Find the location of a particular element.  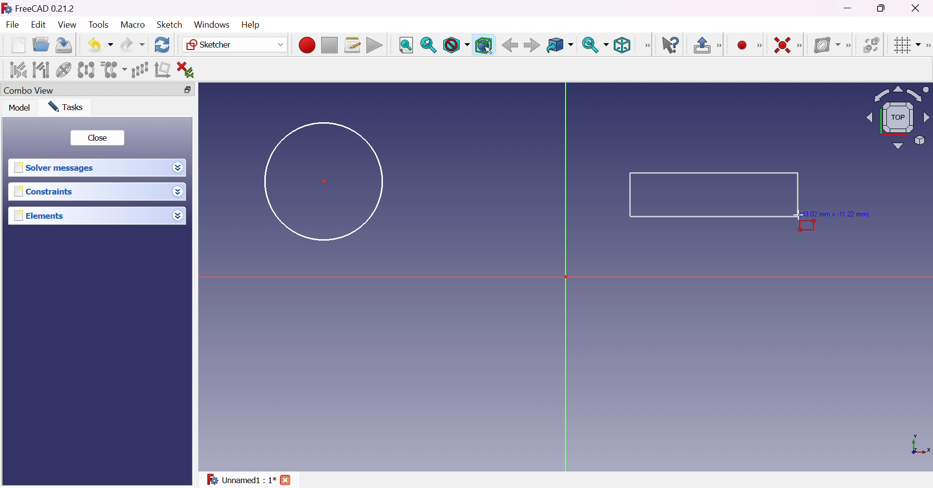

Undo is located at coordinates (101, 45).